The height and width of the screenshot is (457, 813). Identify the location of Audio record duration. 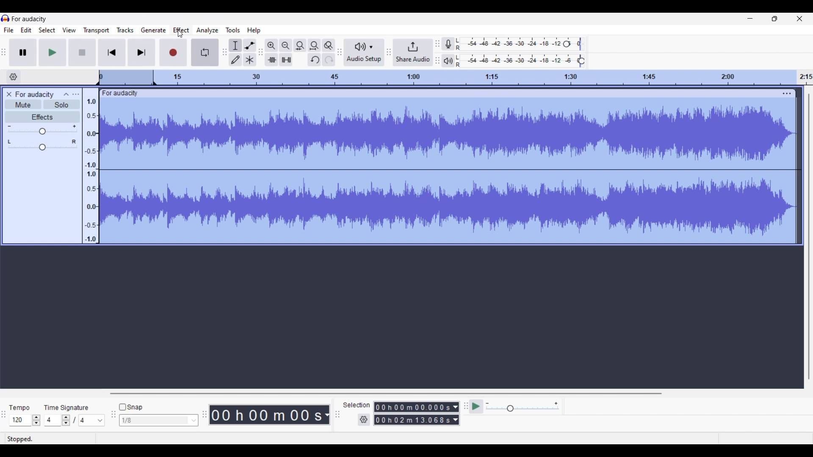
(327, 415).